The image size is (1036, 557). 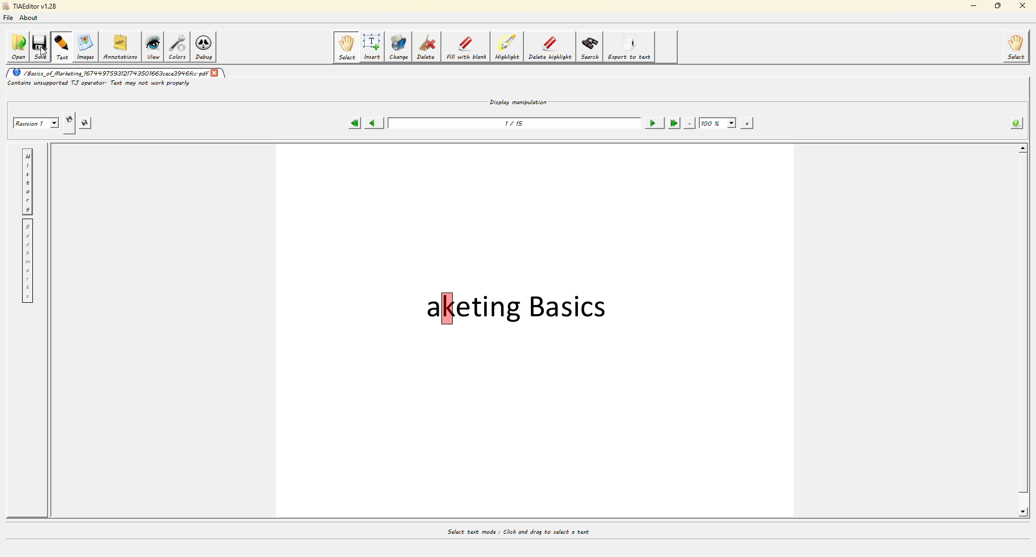 What do you see at coordinates (207, 46) in the screenshot?
I see `debug` at bounding box center [207, 46].